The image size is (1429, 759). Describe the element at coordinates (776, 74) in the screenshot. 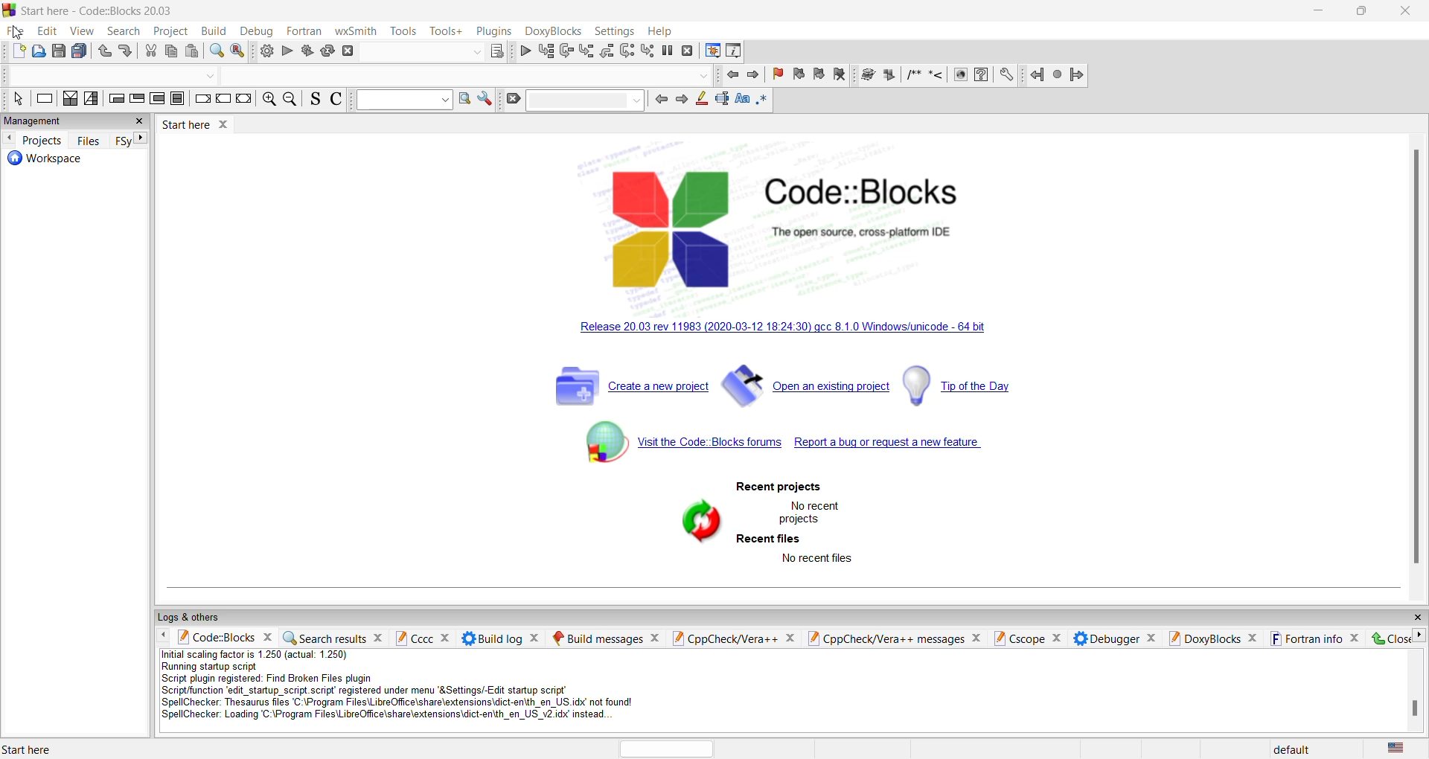

I see `bookmark` at that location.